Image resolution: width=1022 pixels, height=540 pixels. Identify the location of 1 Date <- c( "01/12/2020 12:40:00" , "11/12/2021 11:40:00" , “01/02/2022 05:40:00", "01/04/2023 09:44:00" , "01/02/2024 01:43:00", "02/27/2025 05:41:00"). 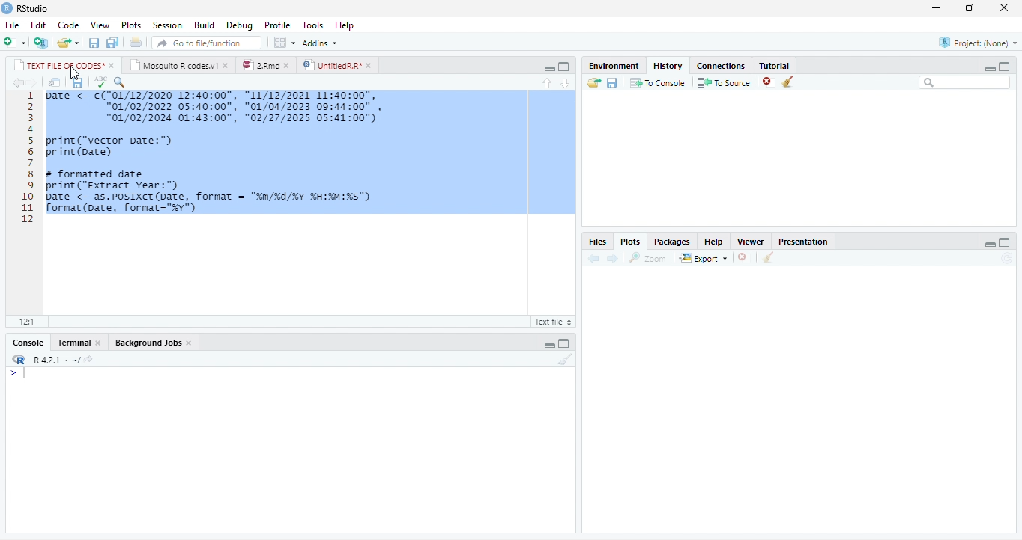
(217, 107).